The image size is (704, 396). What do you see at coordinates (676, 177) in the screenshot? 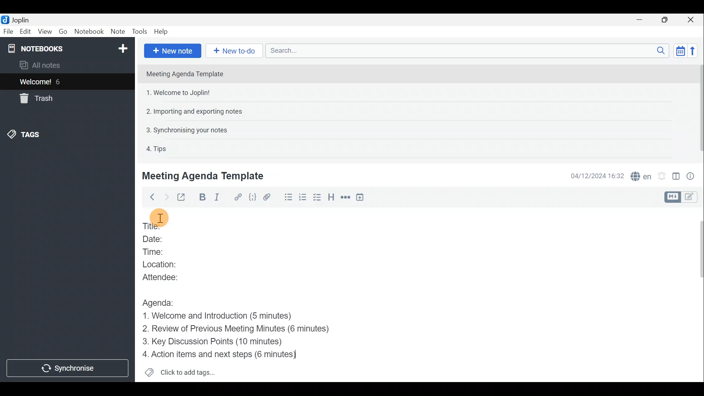
I see `Toggle editor layout` at bounding box center [676, 177].